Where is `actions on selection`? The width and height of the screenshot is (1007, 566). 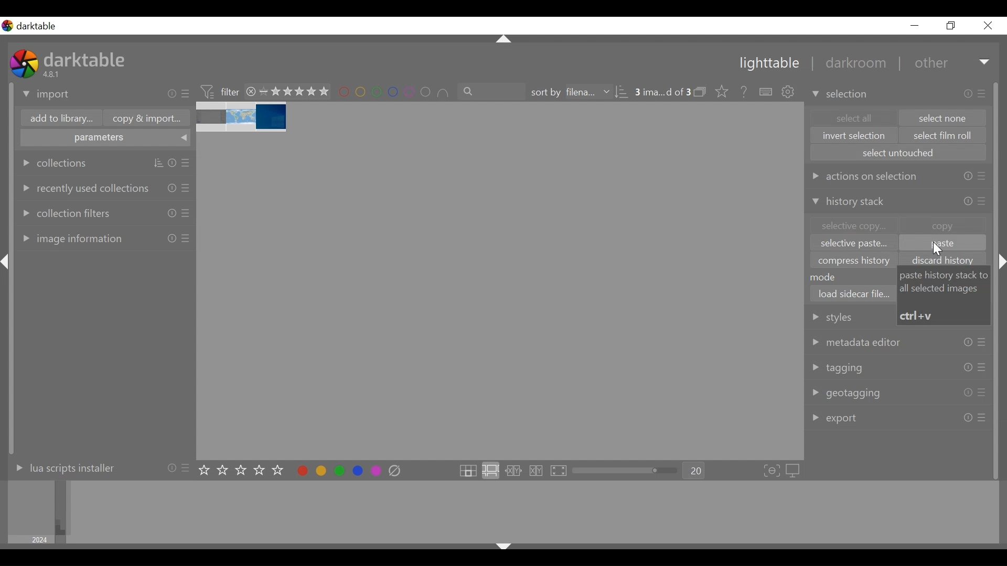
actions on selection is located at coordinates (864, 176).